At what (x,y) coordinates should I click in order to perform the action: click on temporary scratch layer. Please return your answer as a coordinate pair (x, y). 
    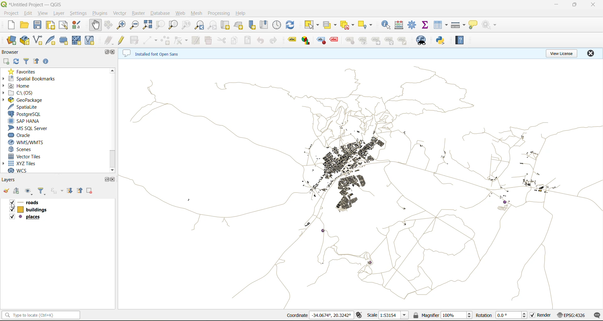
    Looking at the image, I should click on (64, 41).